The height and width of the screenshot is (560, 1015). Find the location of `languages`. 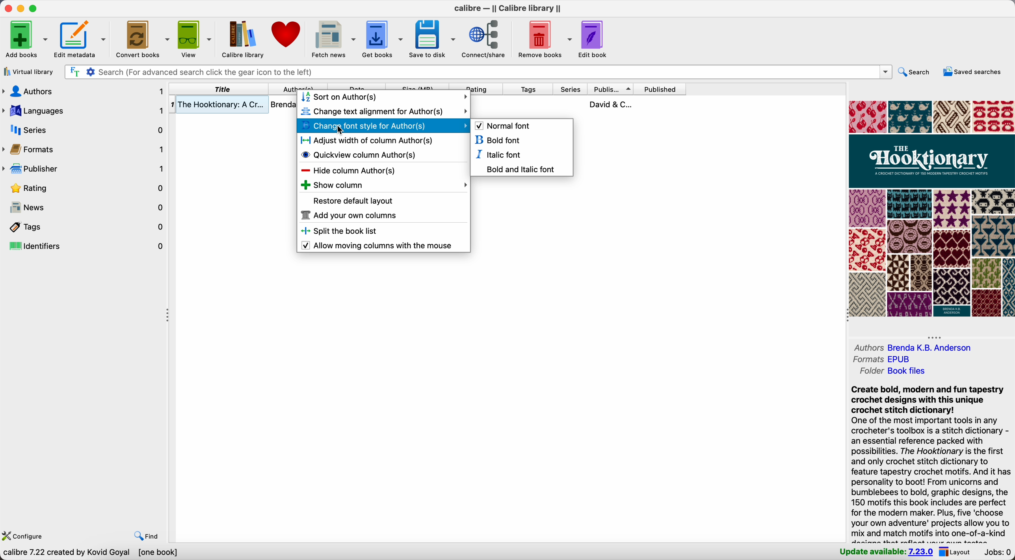

languages is located at coordinates (84, 110).